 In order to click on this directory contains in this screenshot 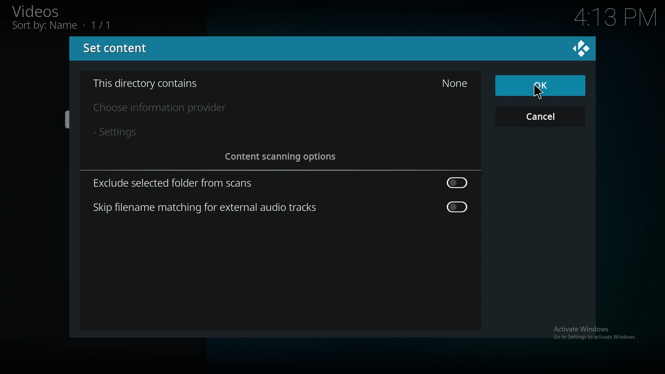, I will do `click(151, 84)`.